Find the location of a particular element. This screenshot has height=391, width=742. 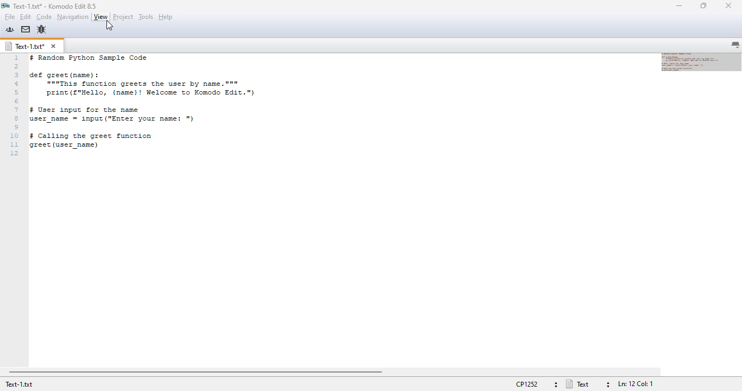

title - Text-1.txt- Komodo Edit 8.5 is located at coordinates (55, 5).